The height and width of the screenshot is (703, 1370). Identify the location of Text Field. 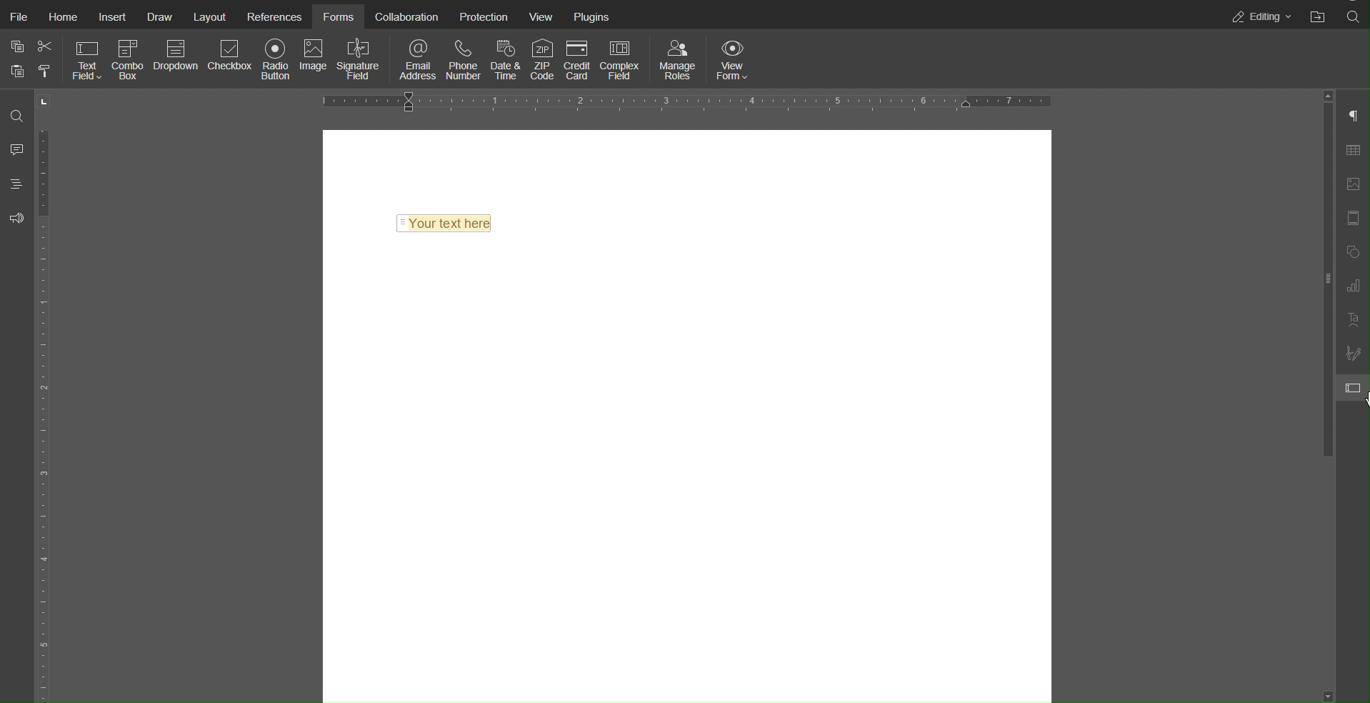
(88, 59).